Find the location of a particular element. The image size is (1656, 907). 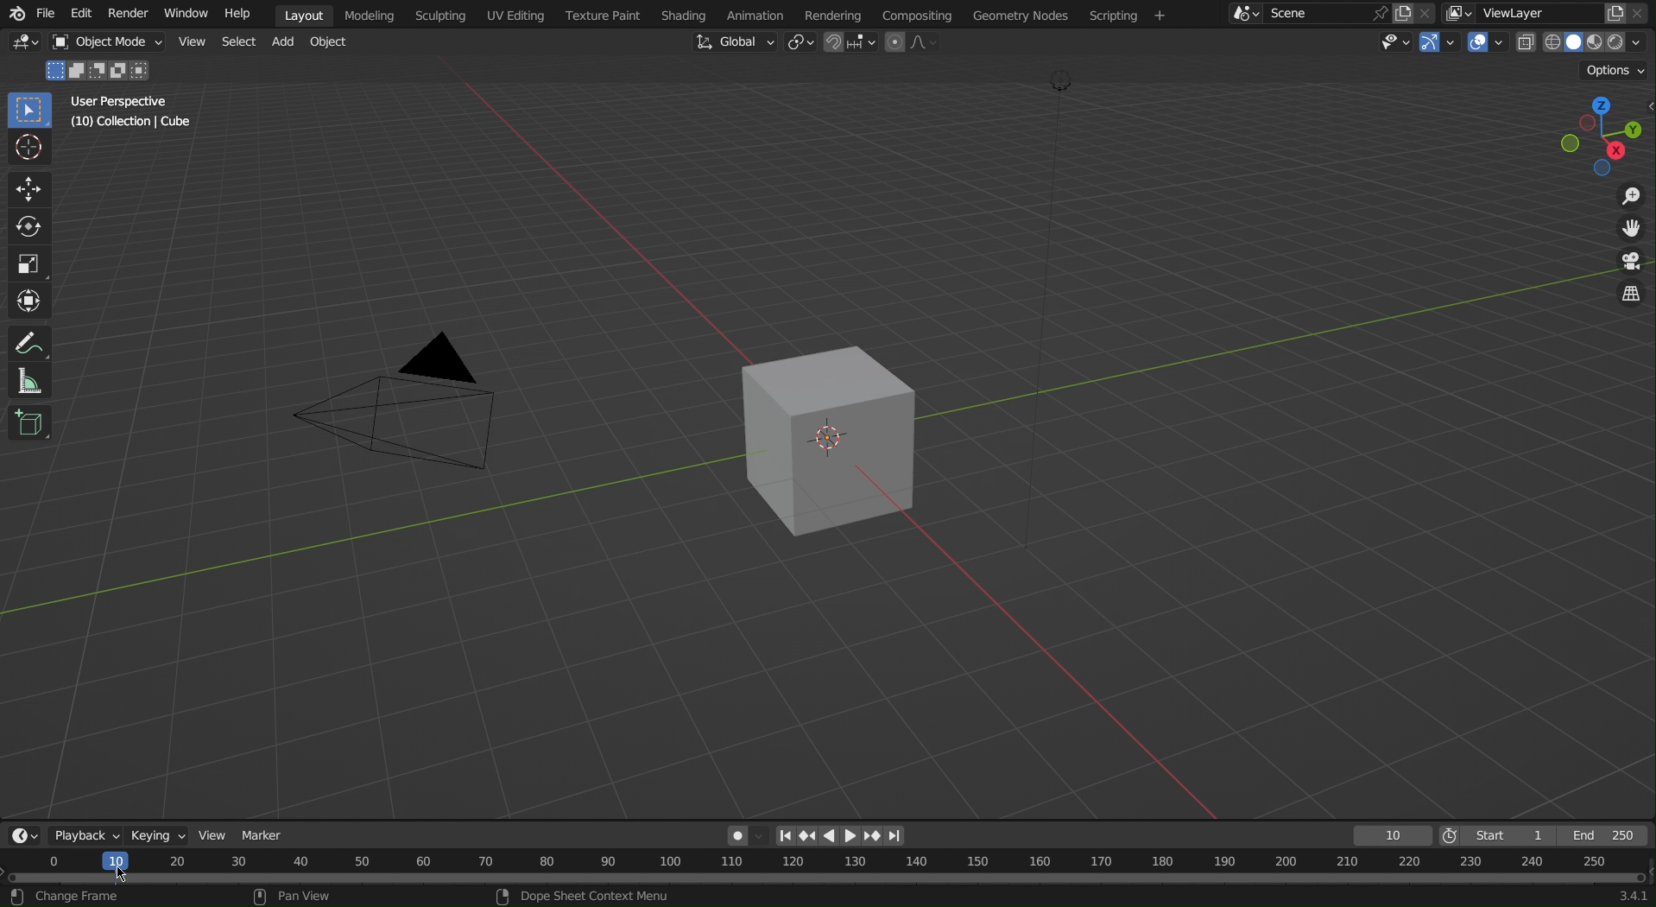

Transform Pivot Point is located at coordinates (803, 43).